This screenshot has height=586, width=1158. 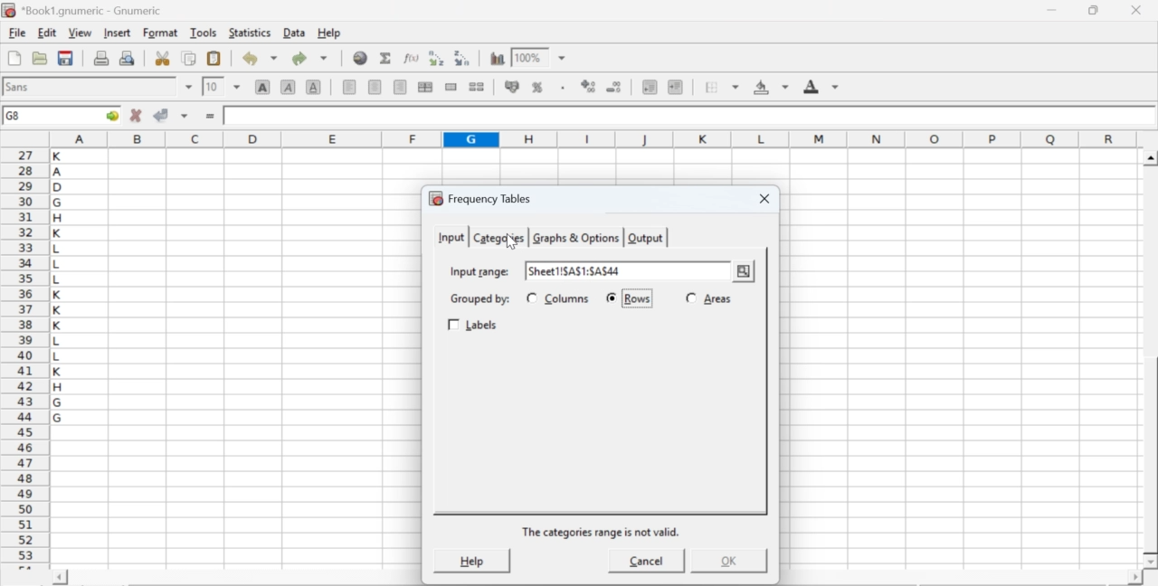 I want to click on frequency tables, so click(x=480, y=198).